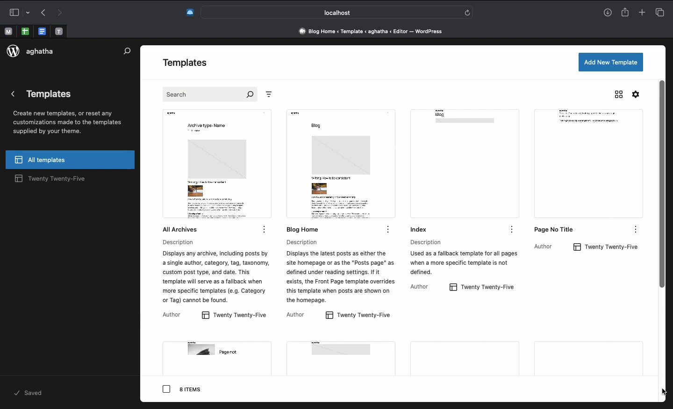 The width and height of the screenshot is (673, 409). I want to click on Description, so click(218, 273).